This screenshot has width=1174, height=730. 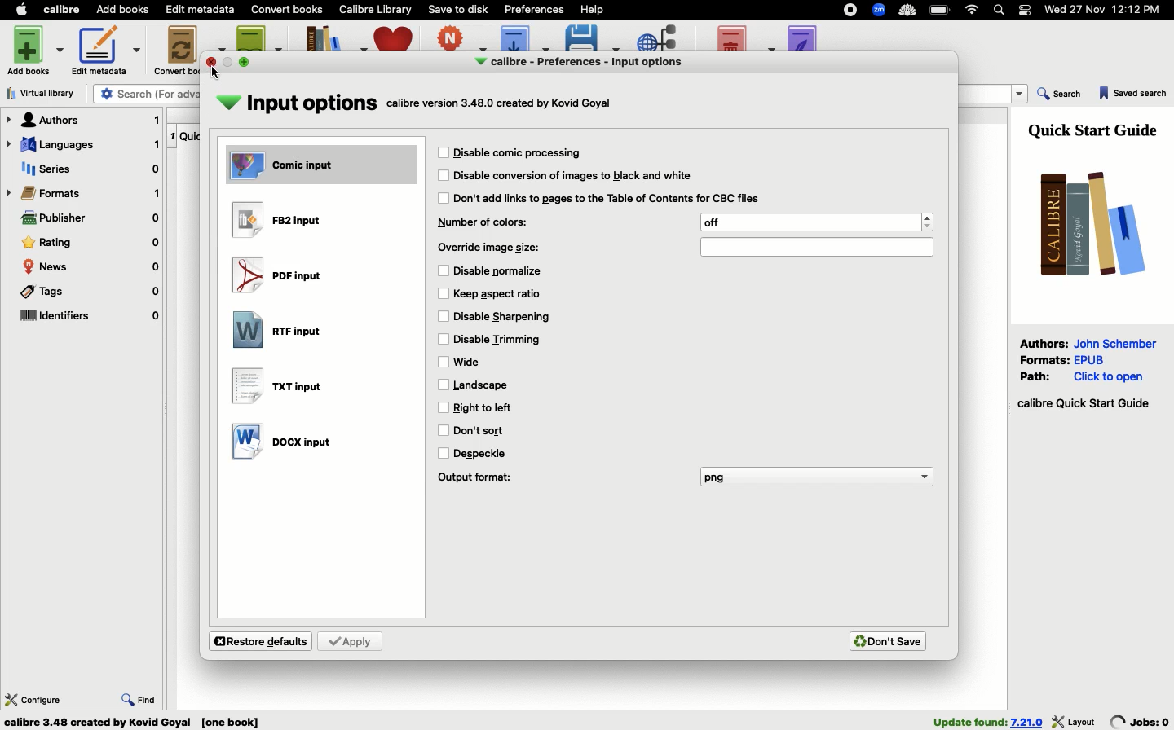 I want to click on Formats, so click(x=1045, y=358).